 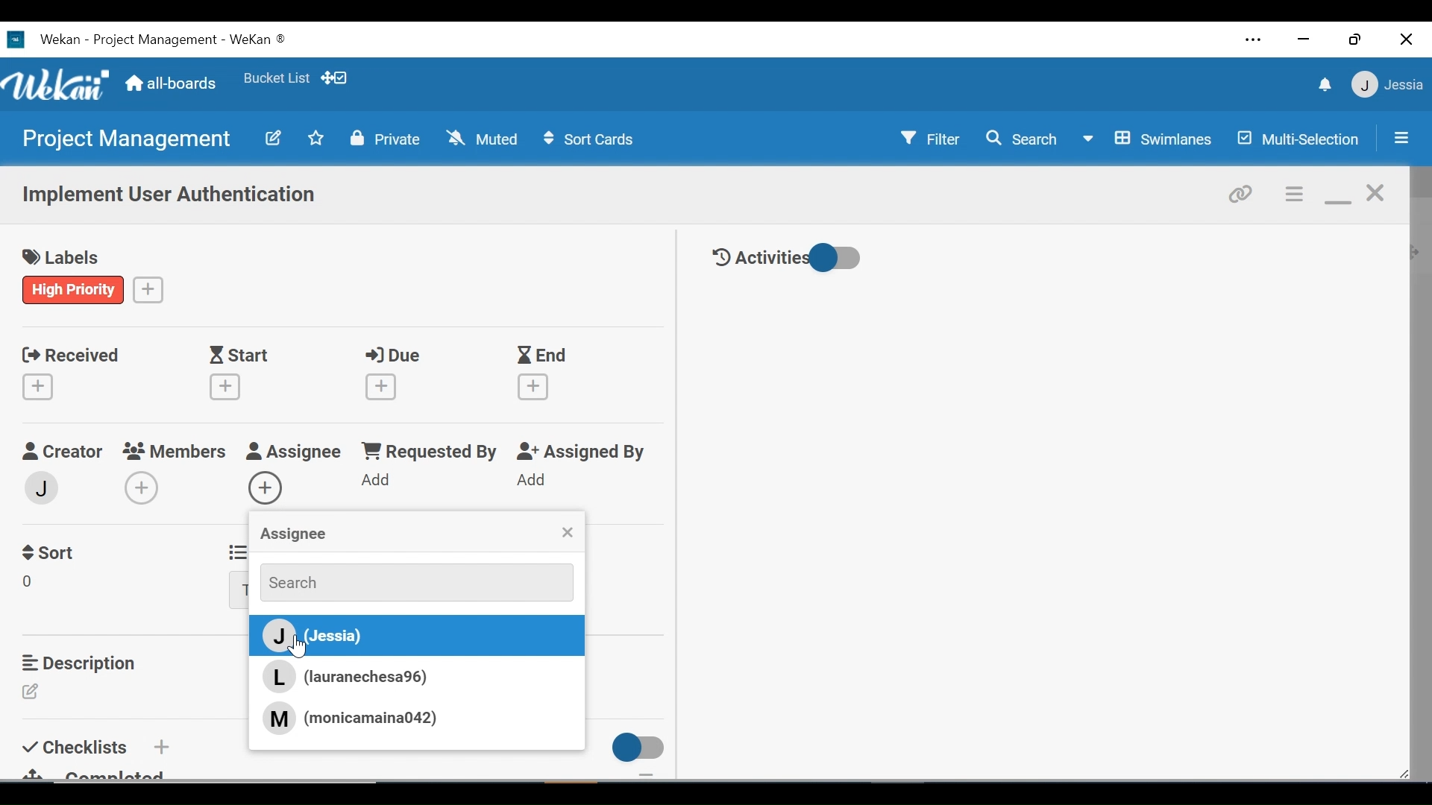 I want to click on Create Received Date, so click(x=41, y=386).